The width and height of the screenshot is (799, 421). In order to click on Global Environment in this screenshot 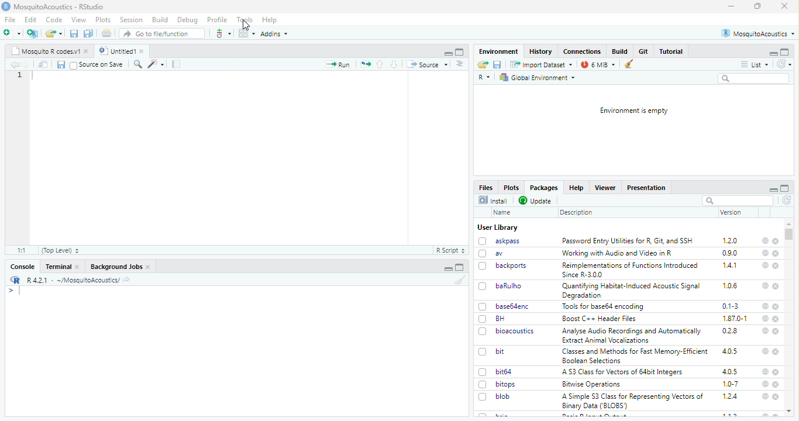, I will do `click(537, 78)`.